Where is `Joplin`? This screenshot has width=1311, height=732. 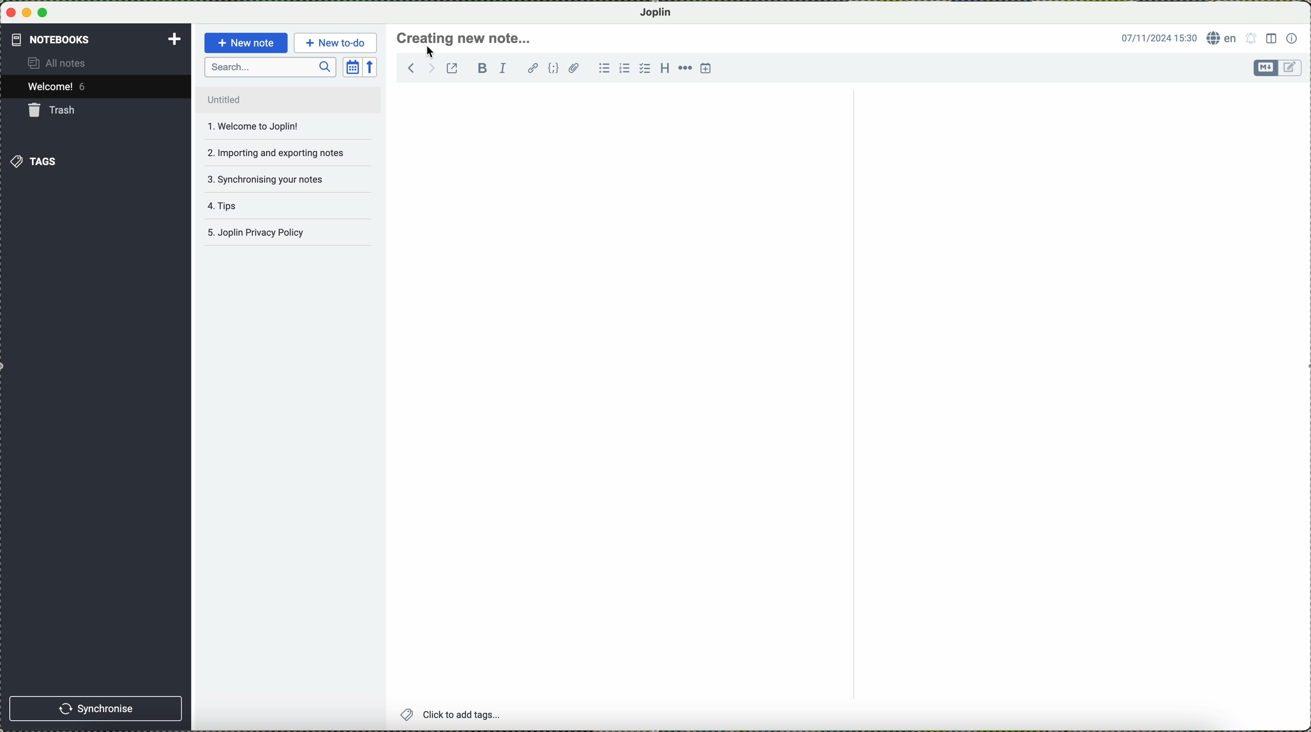 Joplin is located at coordinates (661, 12).